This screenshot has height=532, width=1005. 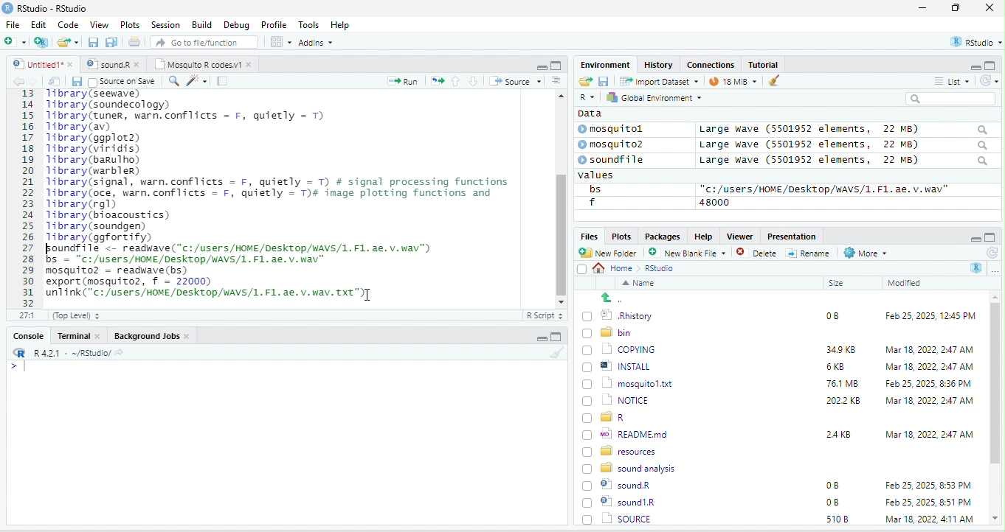 I want to click on maximize, so click(x=959, y=9).